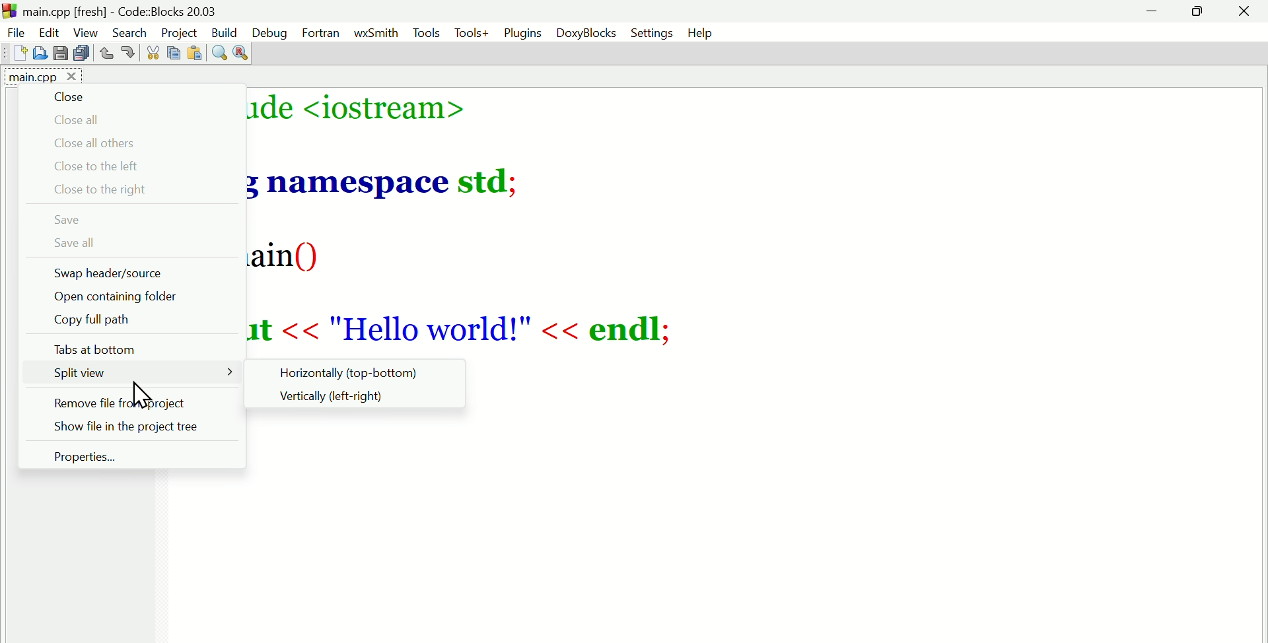  Describe the element at coordinates (79, 54) in the screenshot. I see `Save all` at that location.